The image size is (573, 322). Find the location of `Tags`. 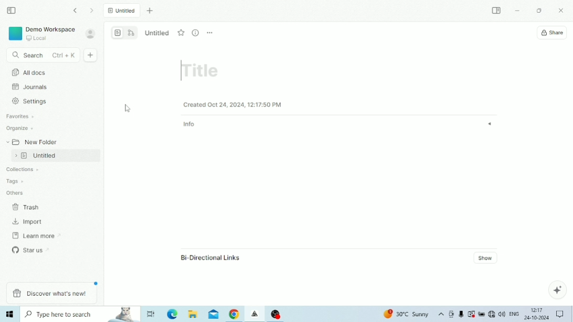

Tags is located at coordinates (14, 180).